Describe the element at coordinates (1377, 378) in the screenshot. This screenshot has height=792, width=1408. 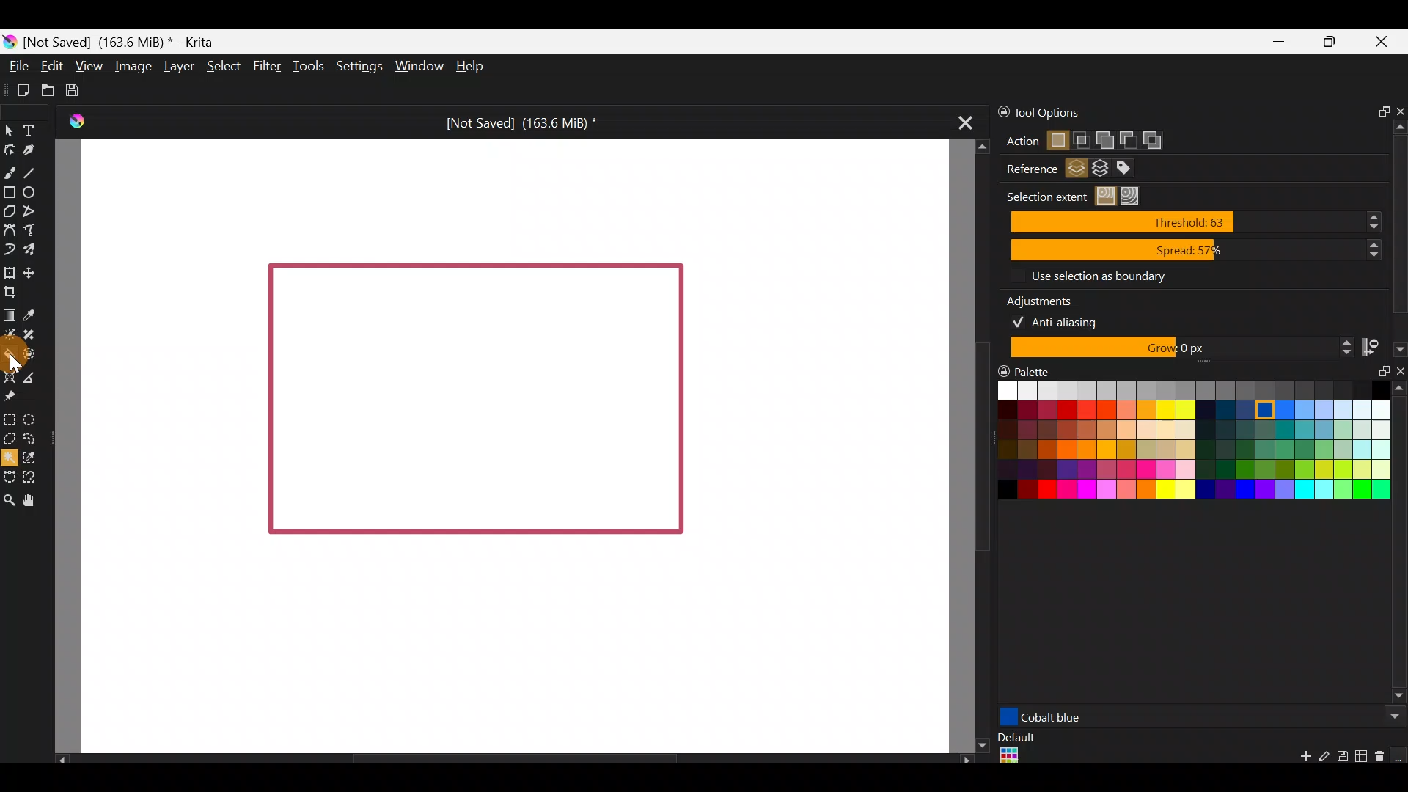
I see `Float docker` at that location.